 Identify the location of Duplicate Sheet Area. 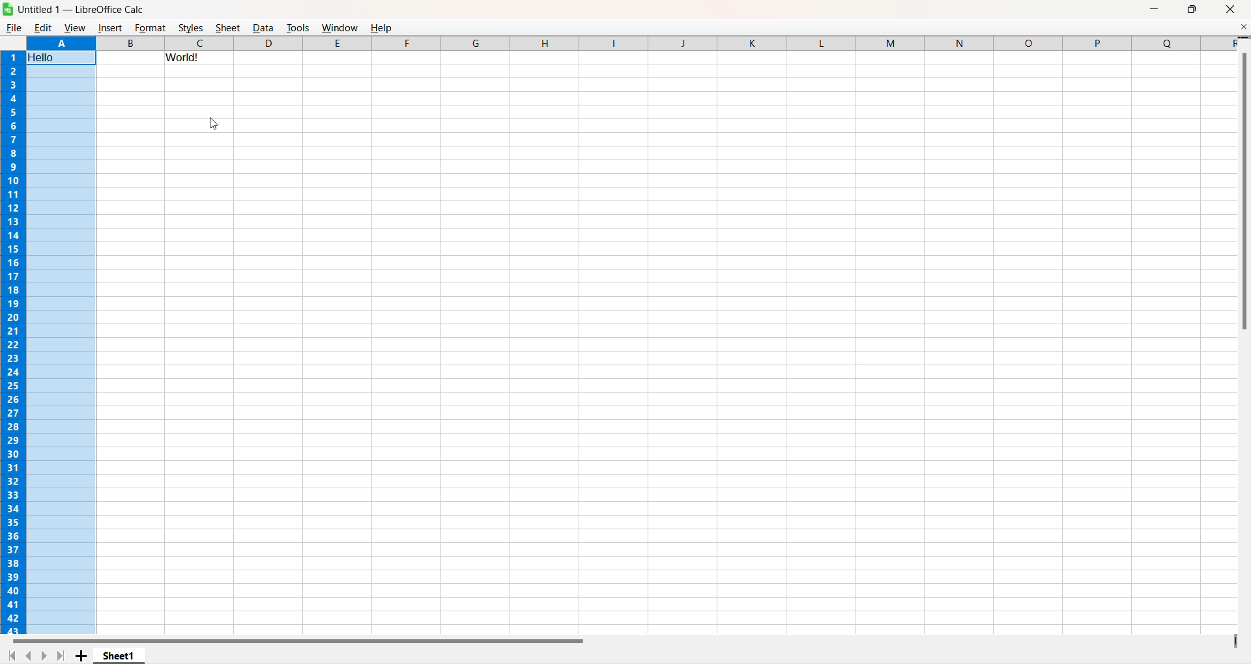
(1234, 640).